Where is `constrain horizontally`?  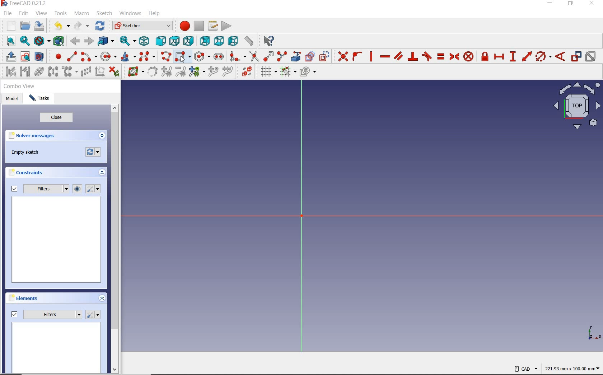 constrain horizontally is located at coordinates (385, 57).